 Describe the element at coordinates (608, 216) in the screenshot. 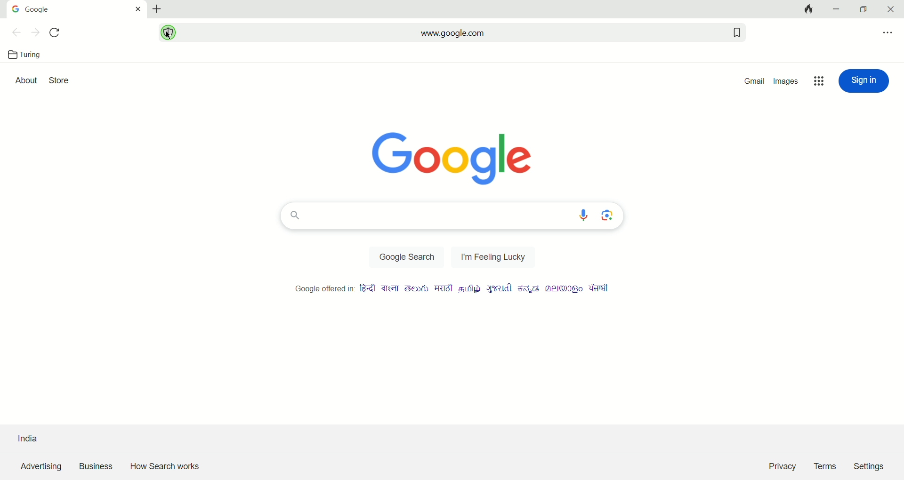

I see `image search` at that location.